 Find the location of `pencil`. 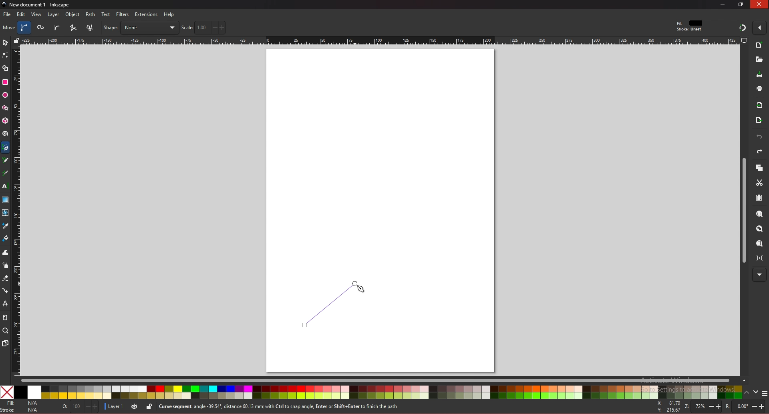

pencil is located at coordinates (8, 161).